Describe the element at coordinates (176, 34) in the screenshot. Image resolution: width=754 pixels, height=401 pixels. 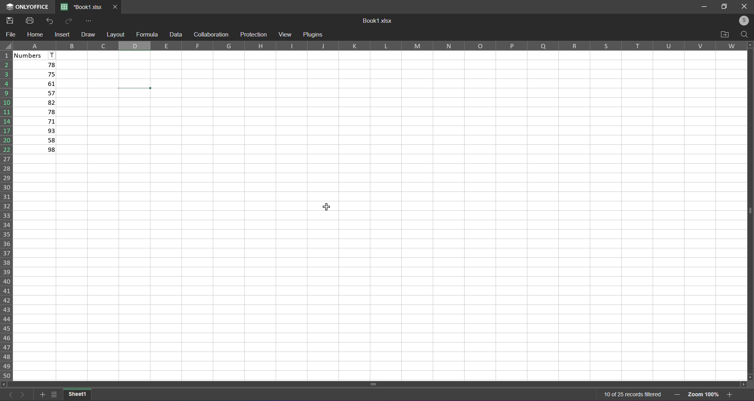
I see `data` at that location.